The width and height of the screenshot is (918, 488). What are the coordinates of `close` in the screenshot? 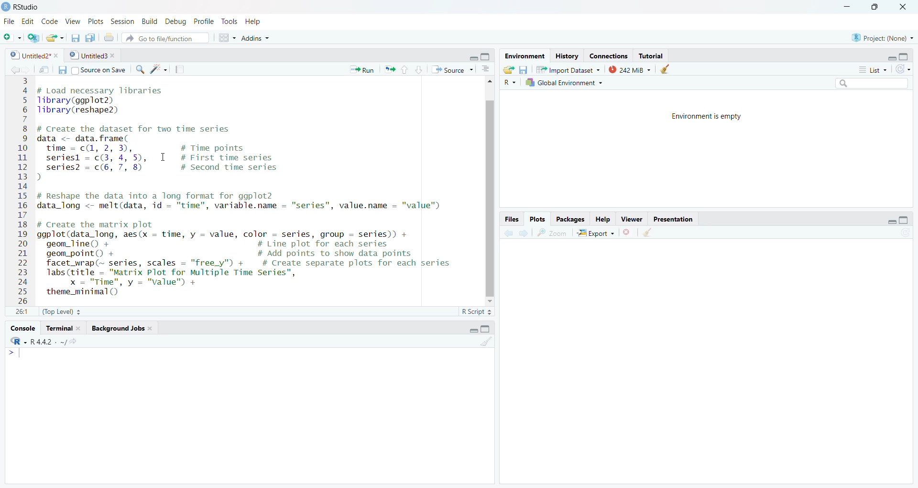 It's located at (58, 55).